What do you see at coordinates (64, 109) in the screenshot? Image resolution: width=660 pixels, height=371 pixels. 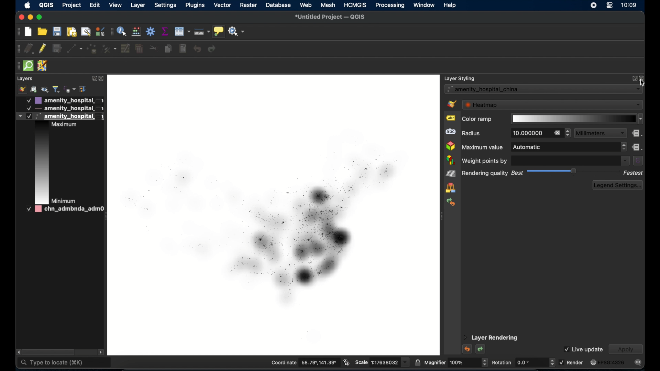 I see `layer 2` at bounding box center [64, 109].